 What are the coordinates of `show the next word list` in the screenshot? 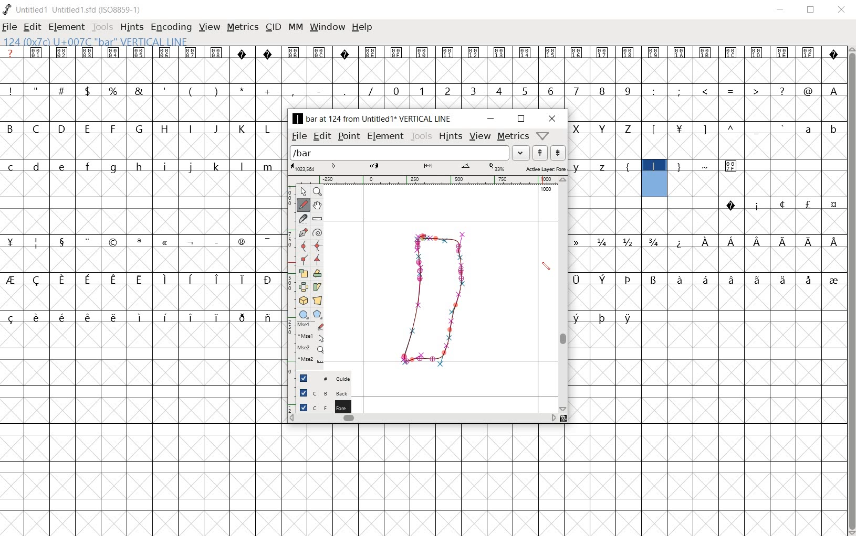 It's located at (557, 153).